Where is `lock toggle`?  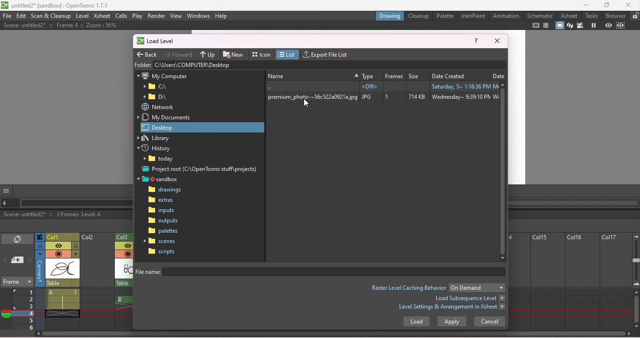 lock toggle is located at coordinates (76, 246).